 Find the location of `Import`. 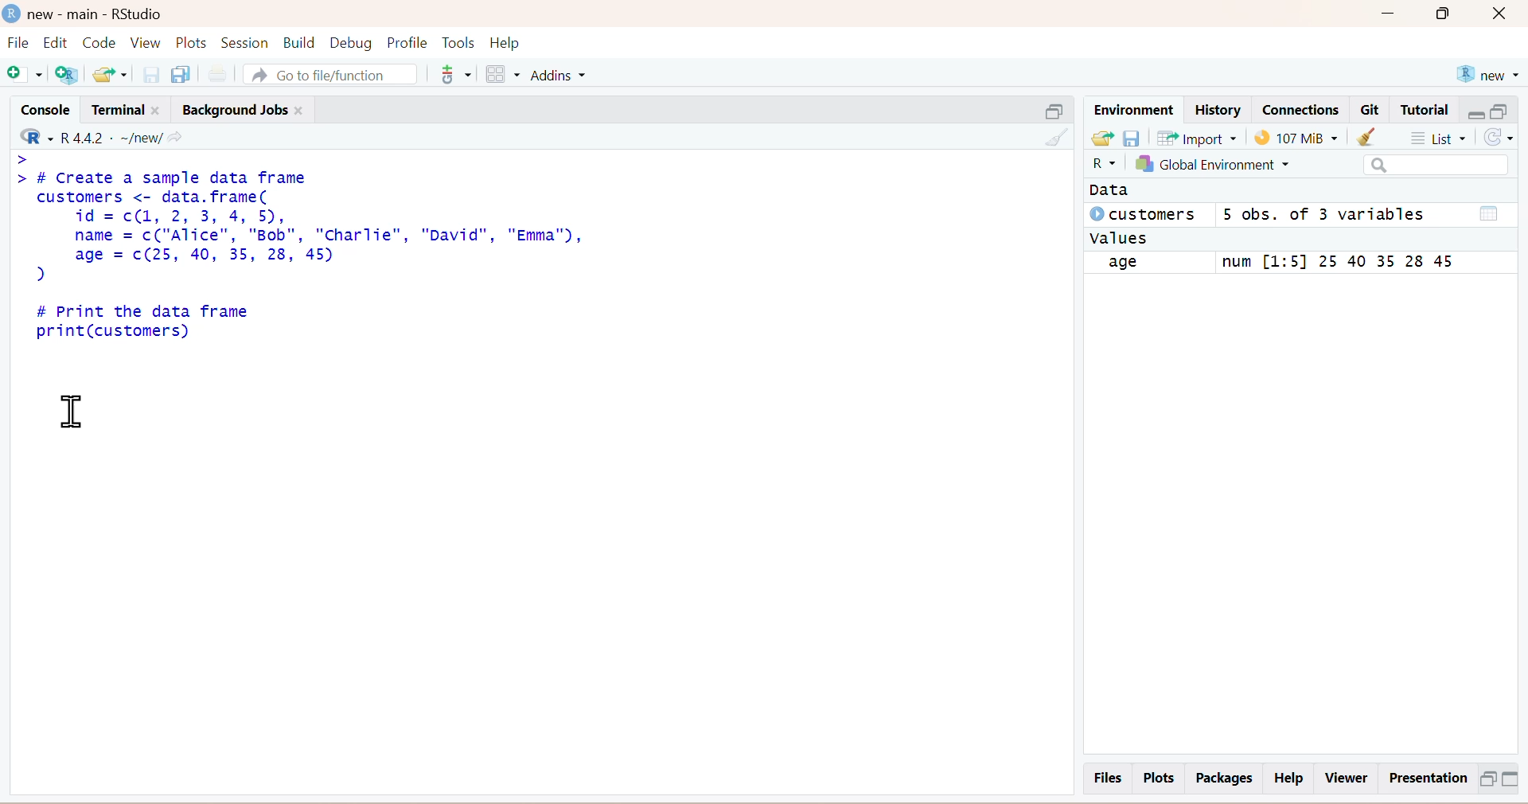

Import is located at coordinates (1200, 139).